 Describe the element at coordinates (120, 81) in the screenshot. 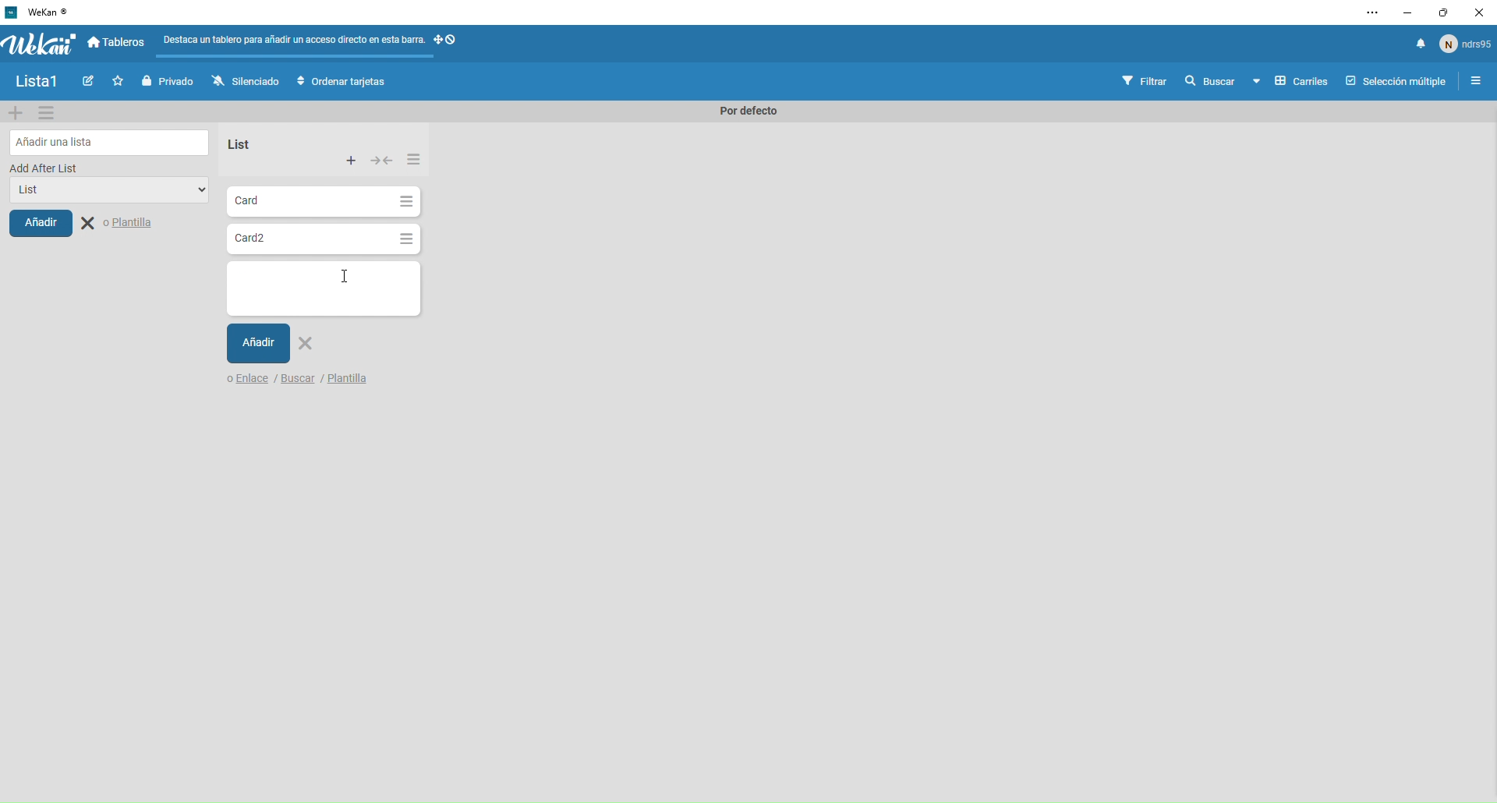

I see `Favourites` at that location.